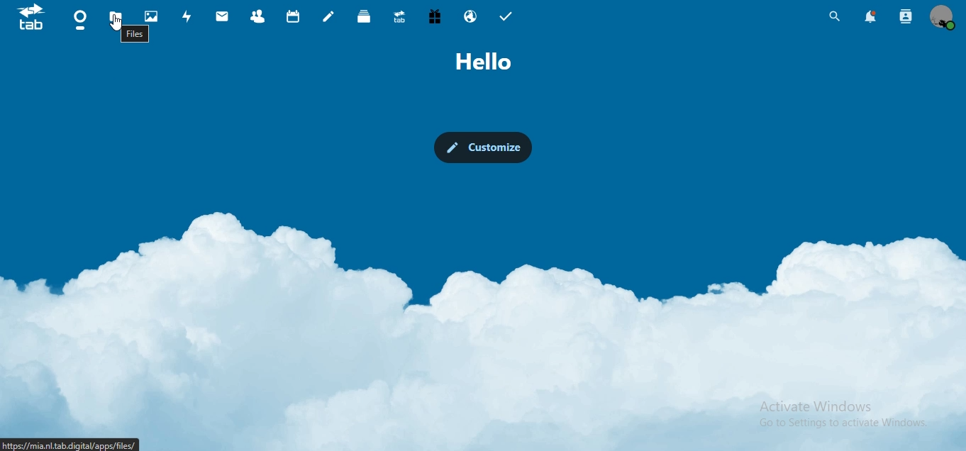 This screenshot has height=451, width=966. I want to click on search, so click(833, 17).